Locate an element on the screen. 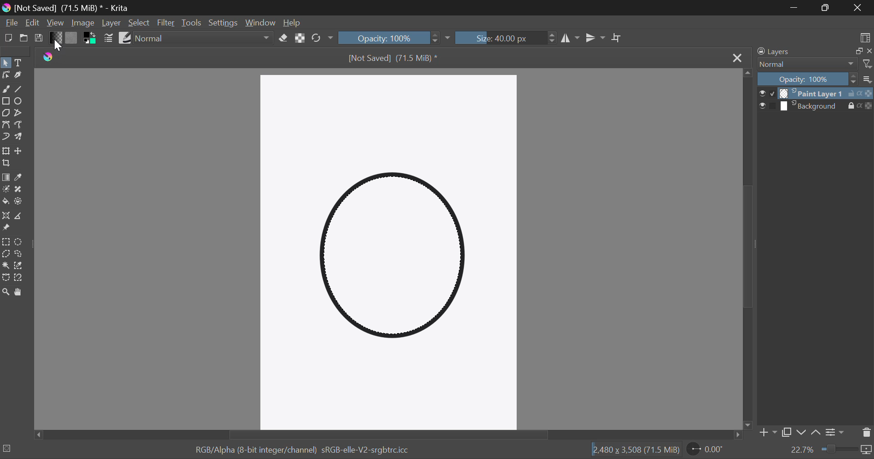 This screenshot has height=459, width=874. Close is located at coordinates (737, 59).